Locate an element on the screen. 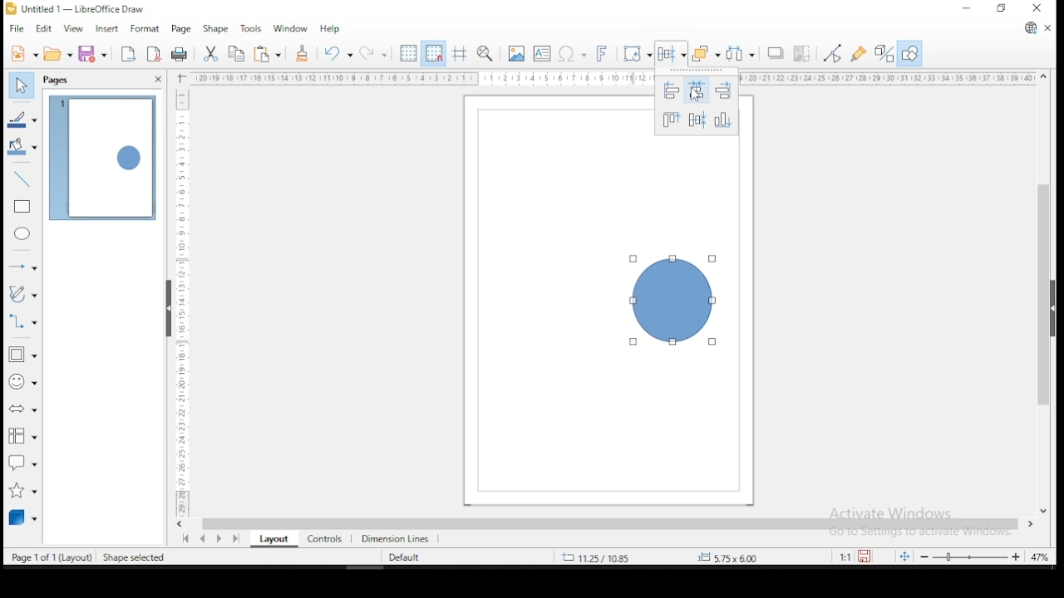 The image size is (1064, 598). scroll bar is located at coordinates (1044, 292).